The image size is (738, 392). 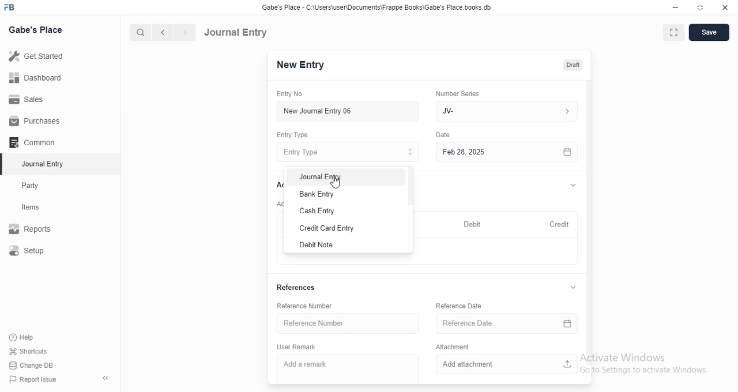 What do you see at coordinates (445, 136) in the screenshot?
I see `` at bounding box center [445, 136].